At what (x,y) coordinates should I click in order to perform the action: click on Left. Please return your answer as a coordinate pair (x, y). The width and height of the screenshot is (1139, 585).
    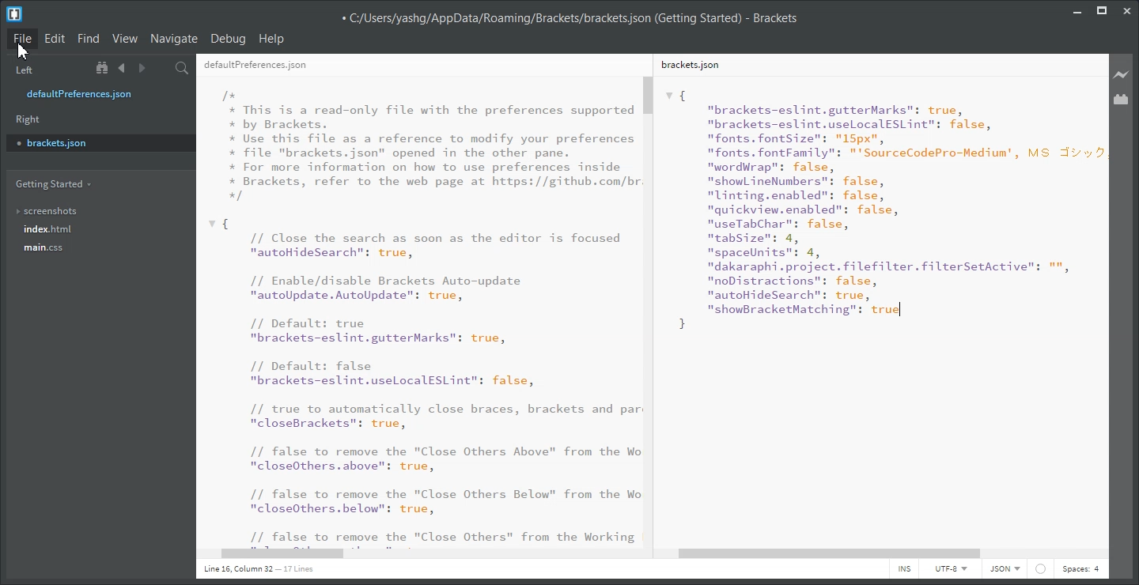
    Looking at the image, I should click on (22, 69).